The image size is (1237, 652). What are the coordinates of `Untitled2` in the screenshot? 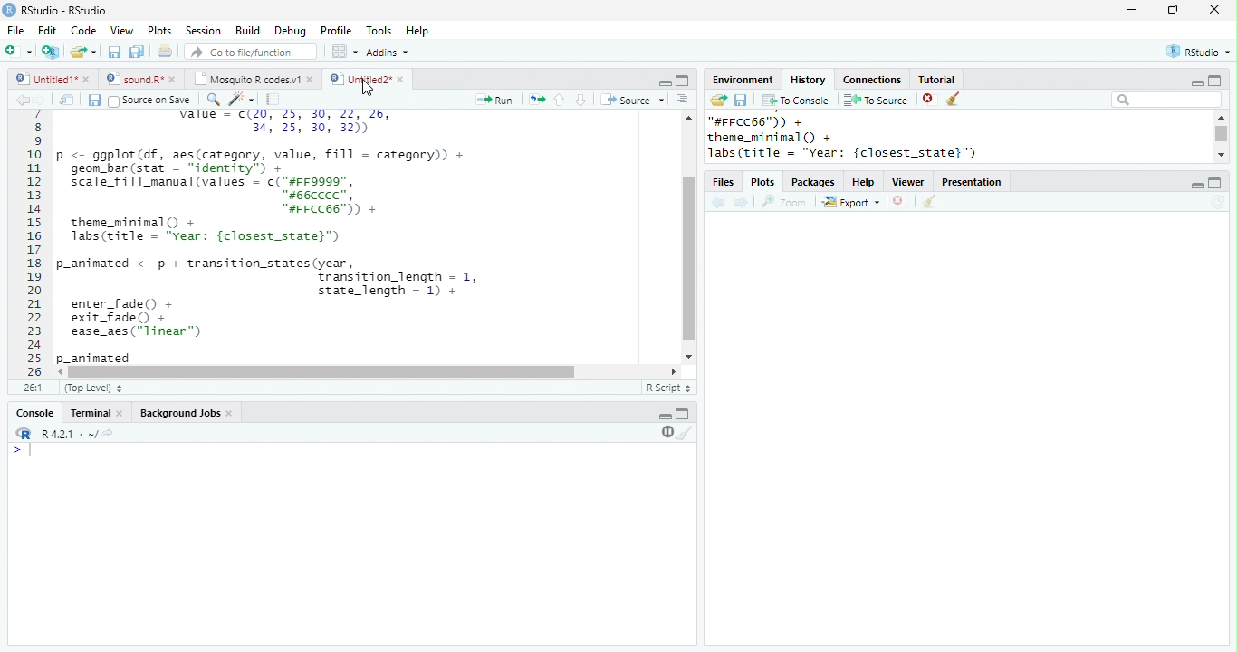 It's located at (359, 79).